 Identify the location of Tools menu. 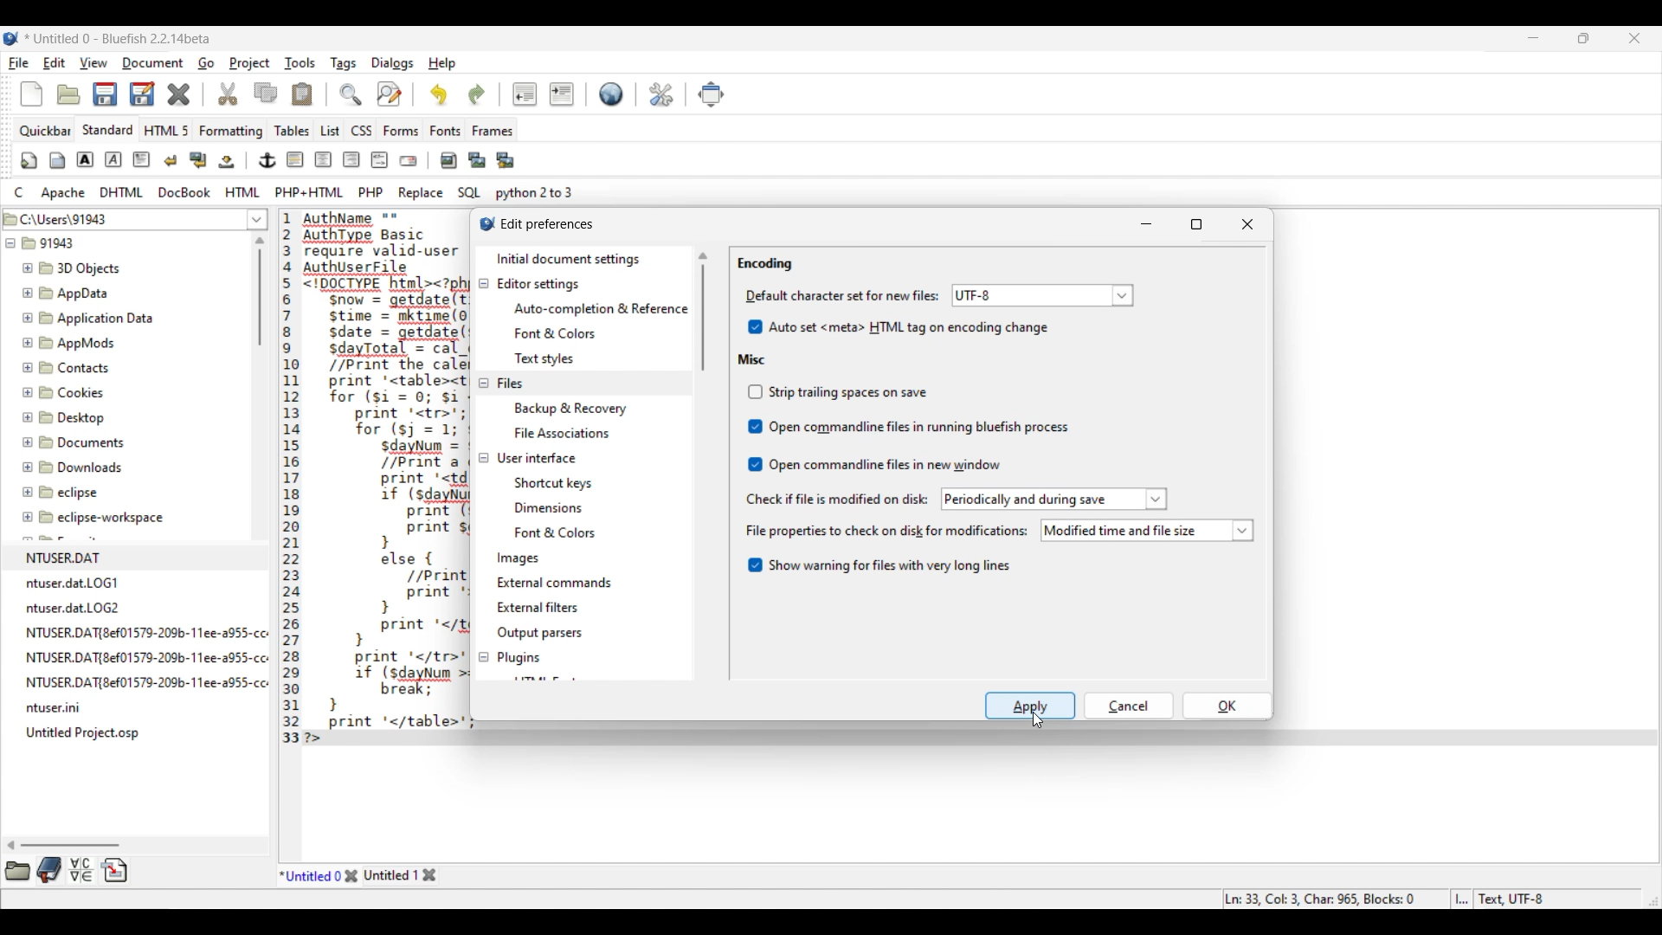
(300, 63).